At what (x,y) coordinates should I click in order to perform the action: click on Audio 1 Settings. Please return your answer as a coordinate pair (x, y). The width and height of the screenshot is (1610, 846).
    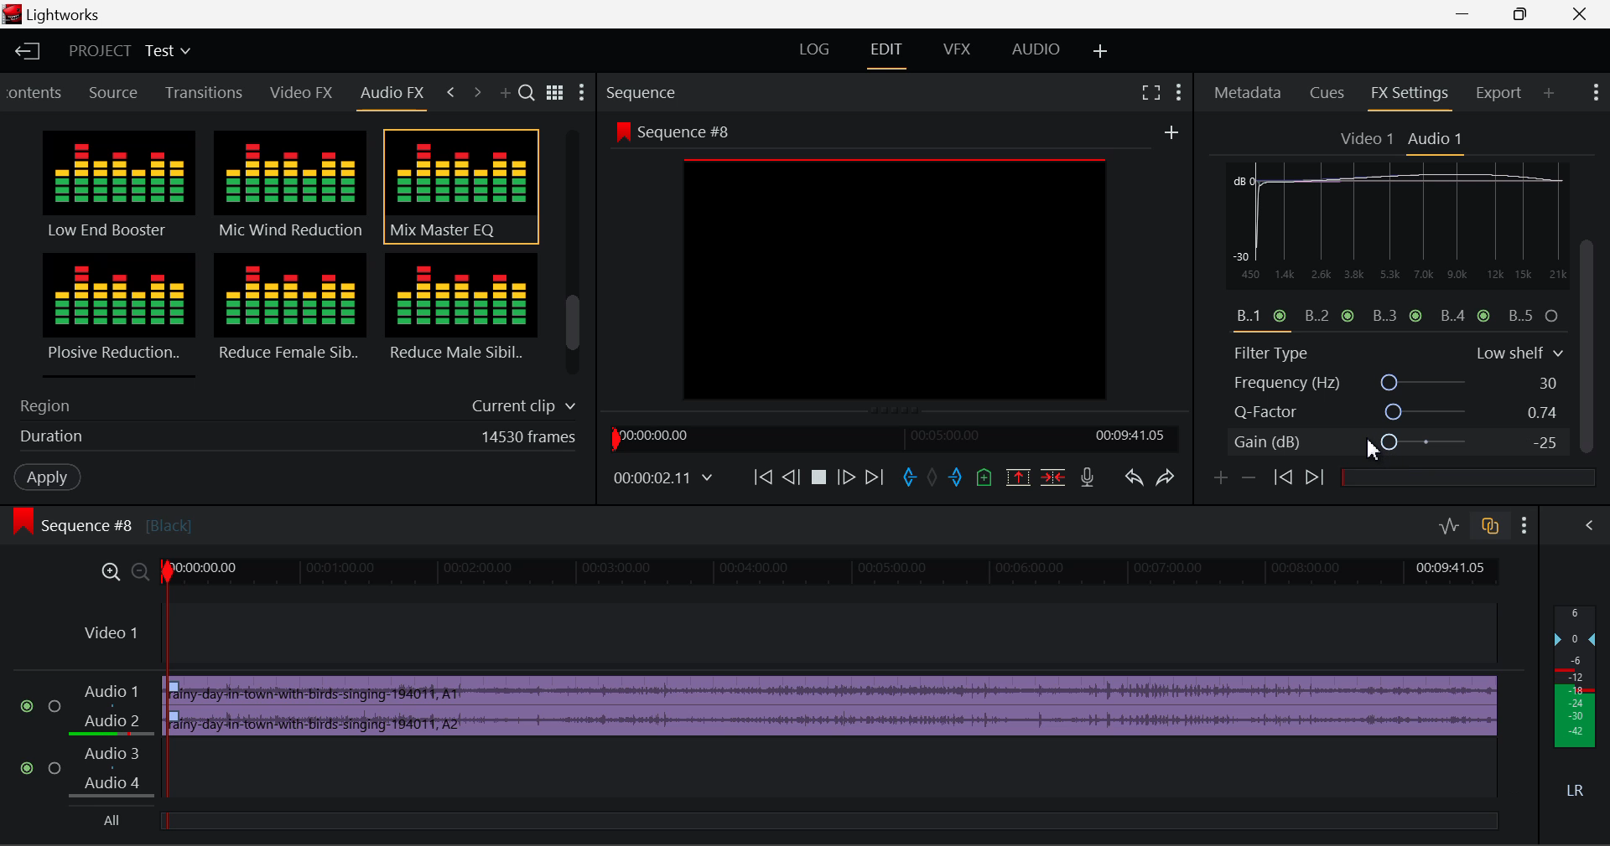
    Looking at the image, I should click on (1437, 140).